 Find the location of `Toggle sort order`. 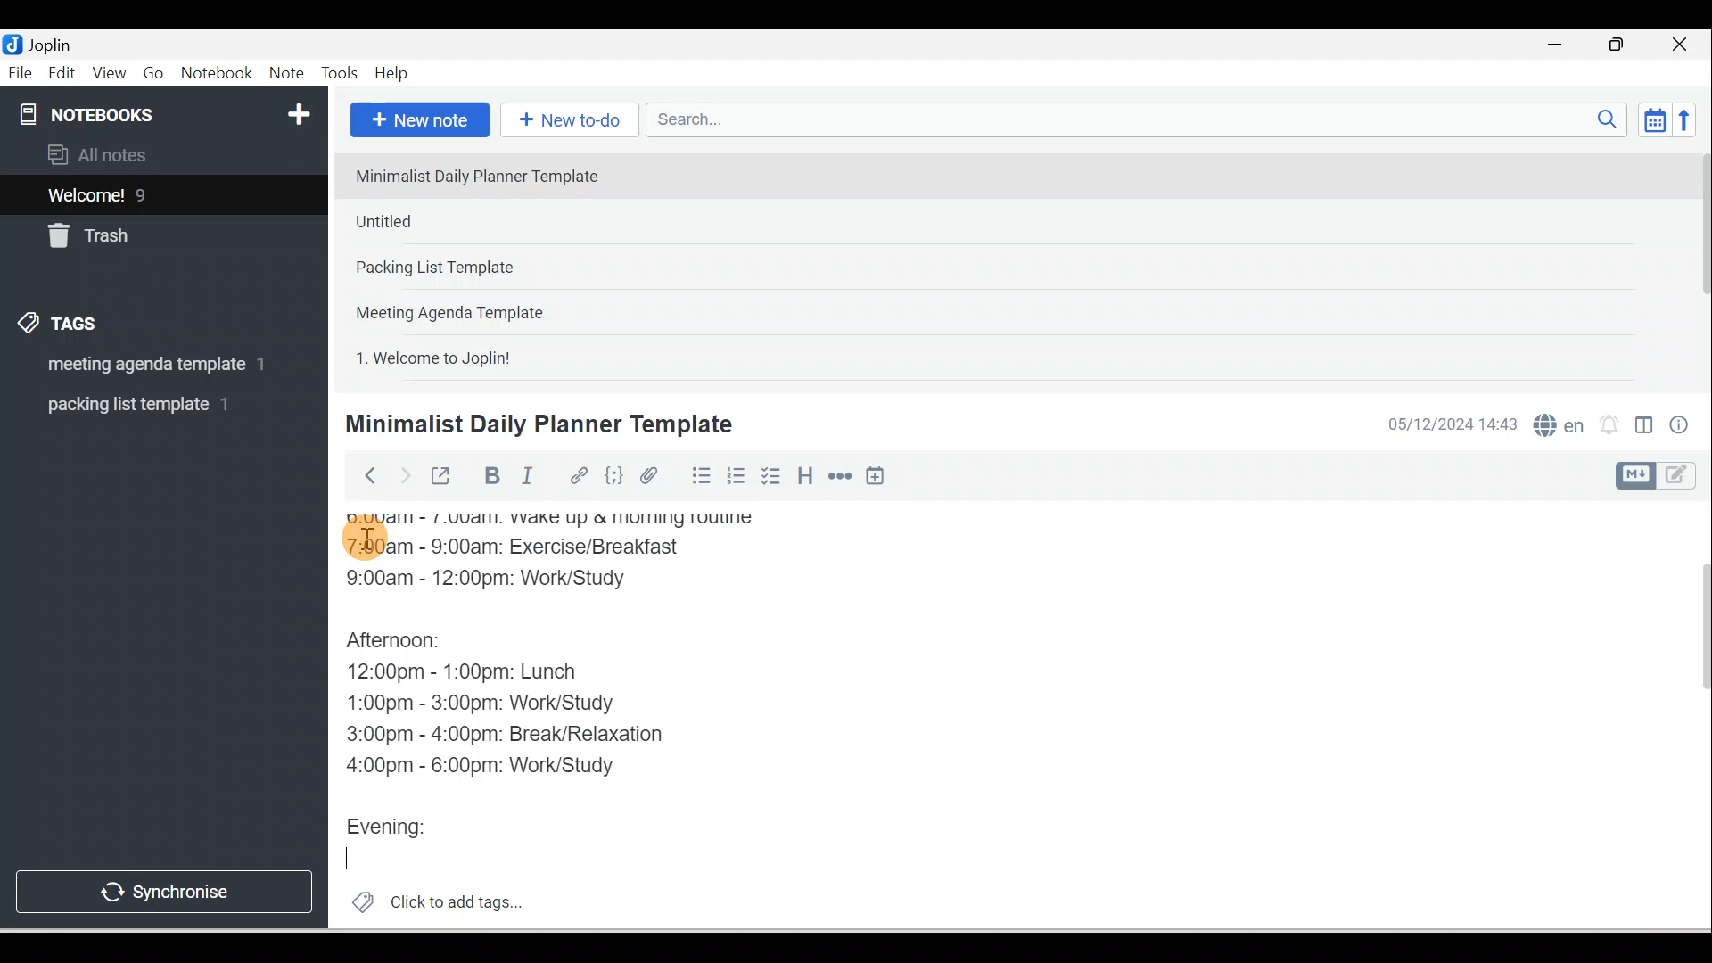

Toggle sort order is located at coordinates (1654, 119).